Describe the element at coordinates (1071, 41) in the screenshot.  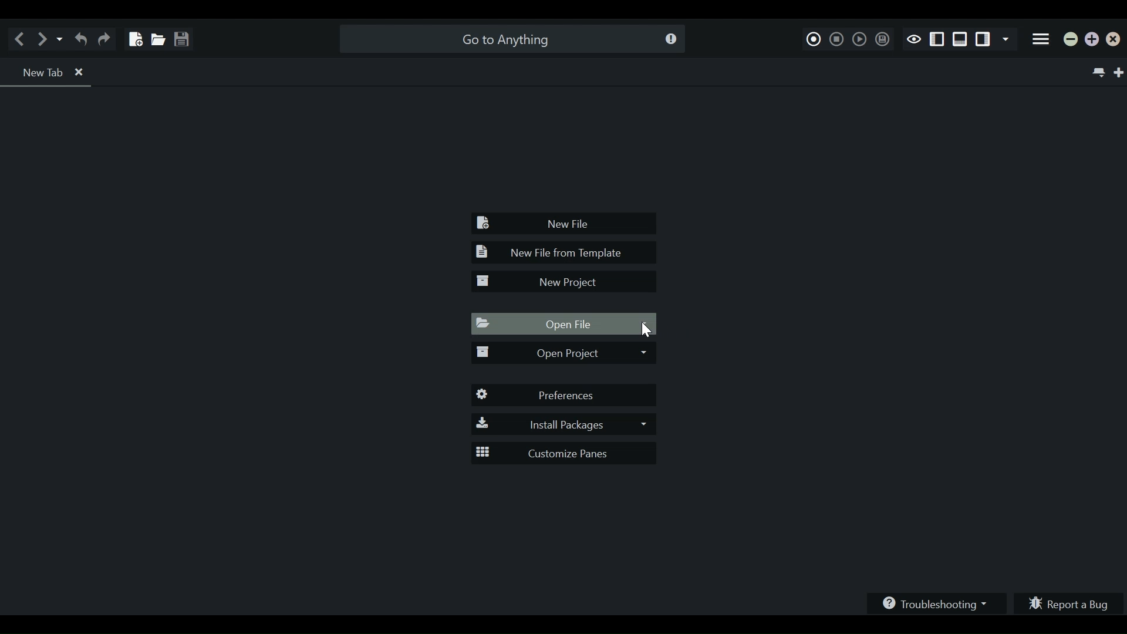
I see `minimize` at that location.